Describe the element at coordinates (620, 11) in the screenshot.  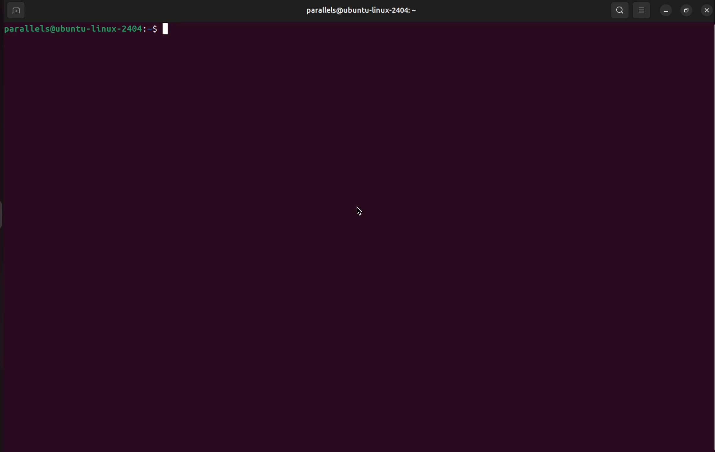
I see `search bar` at that location.